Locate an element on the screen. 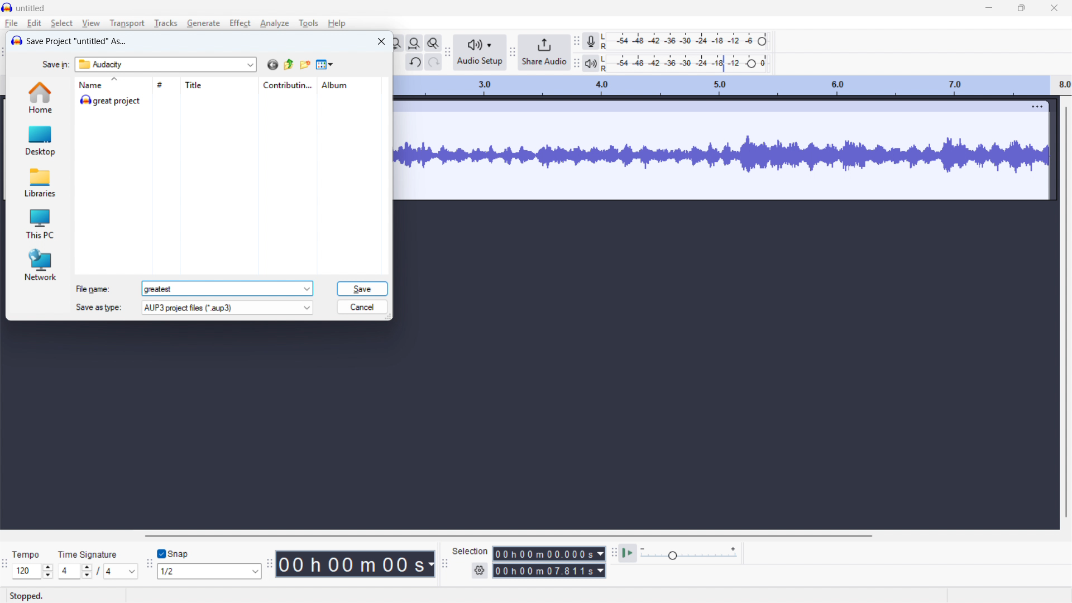  play at speed is located at coordinates (628, 553).